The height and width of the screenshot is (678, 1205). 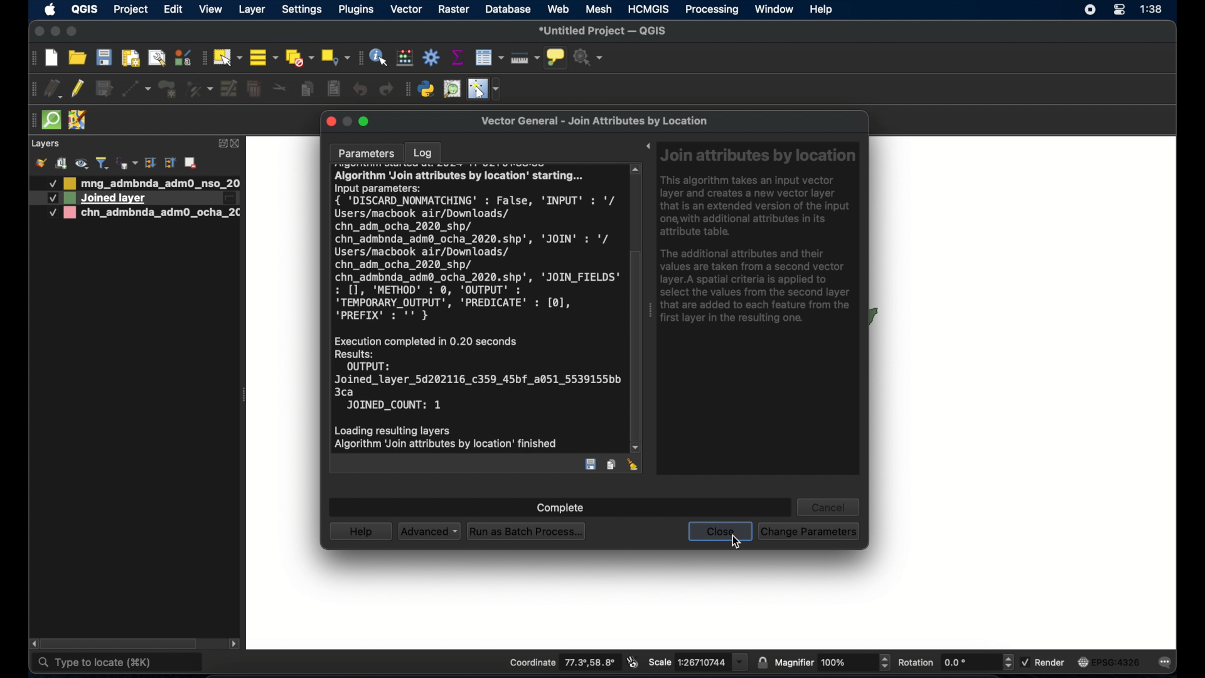 I want to click on redo, so click(x=385, y=90).